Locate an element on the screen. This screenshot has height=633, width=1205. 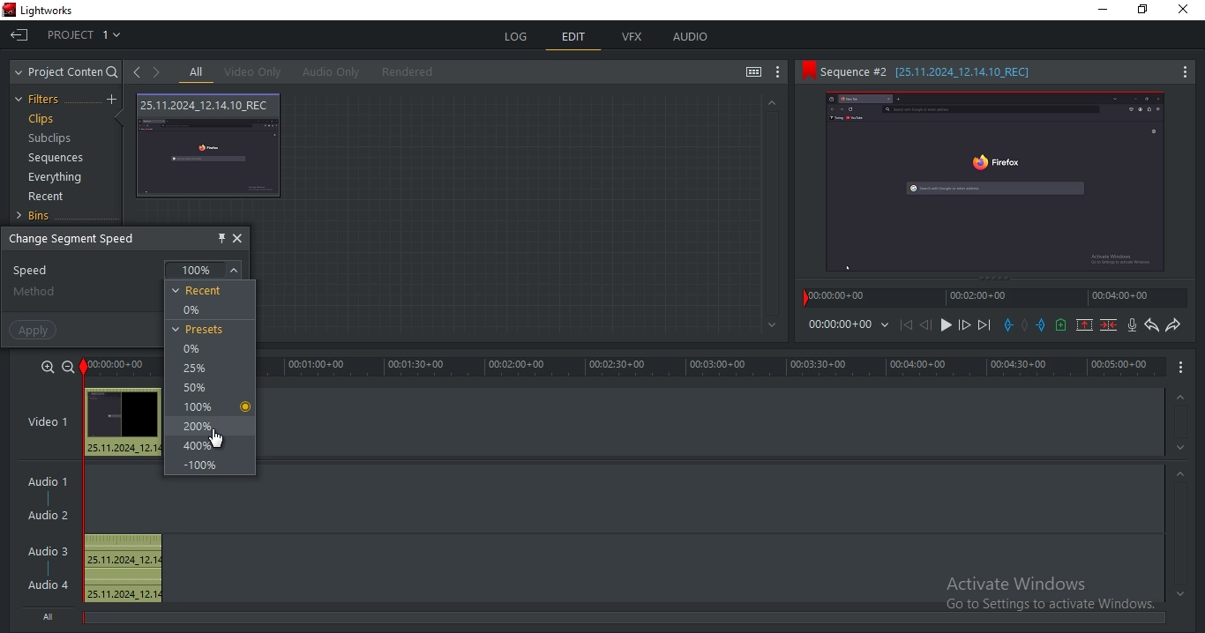
time is located at coordinates (850, 327).